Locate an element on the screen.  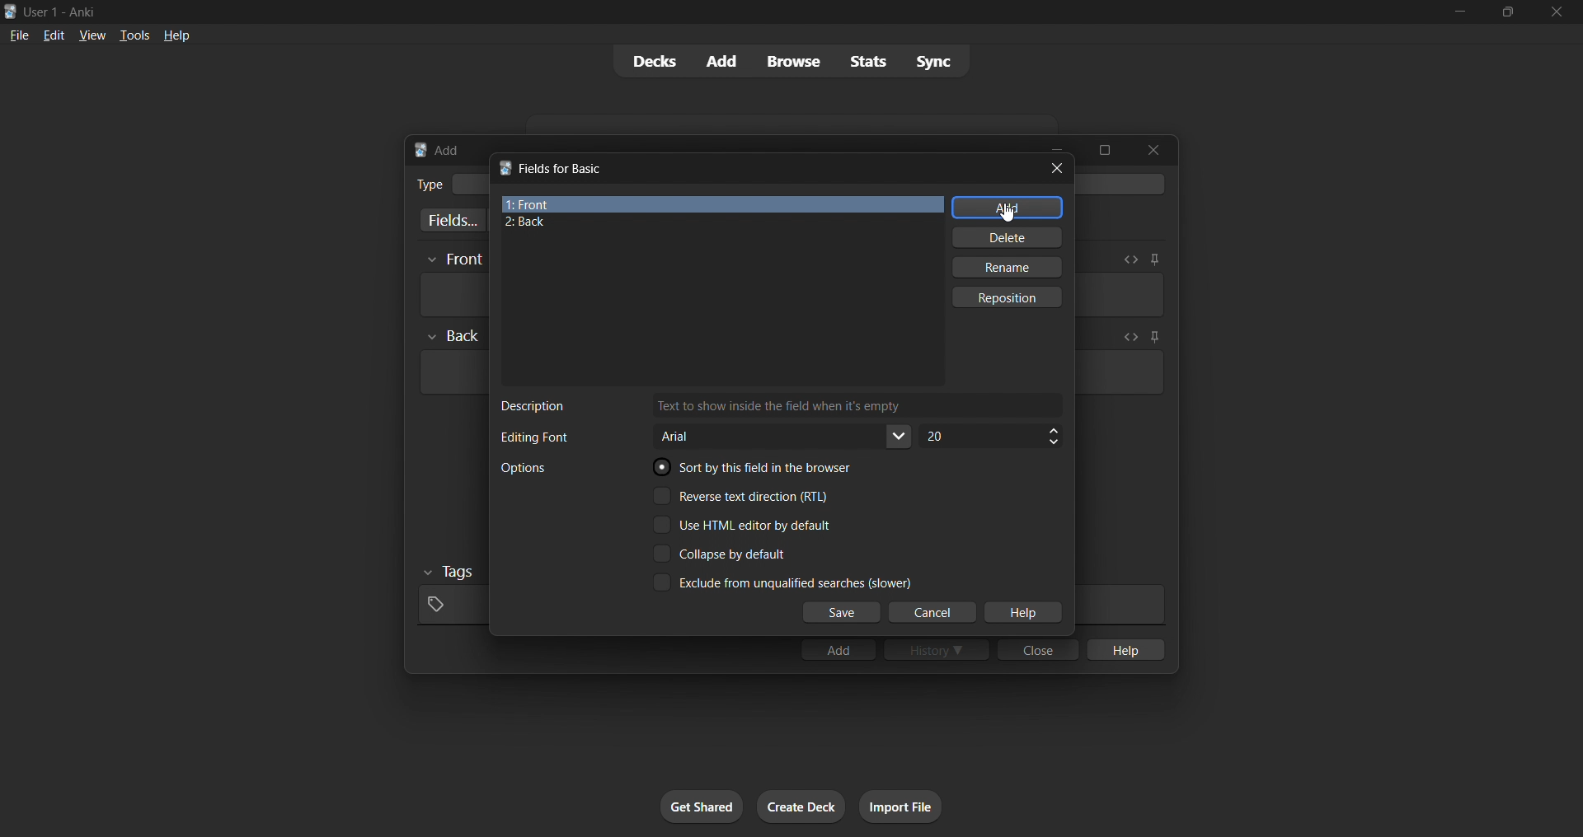
add is located at coordinates (723, 62).